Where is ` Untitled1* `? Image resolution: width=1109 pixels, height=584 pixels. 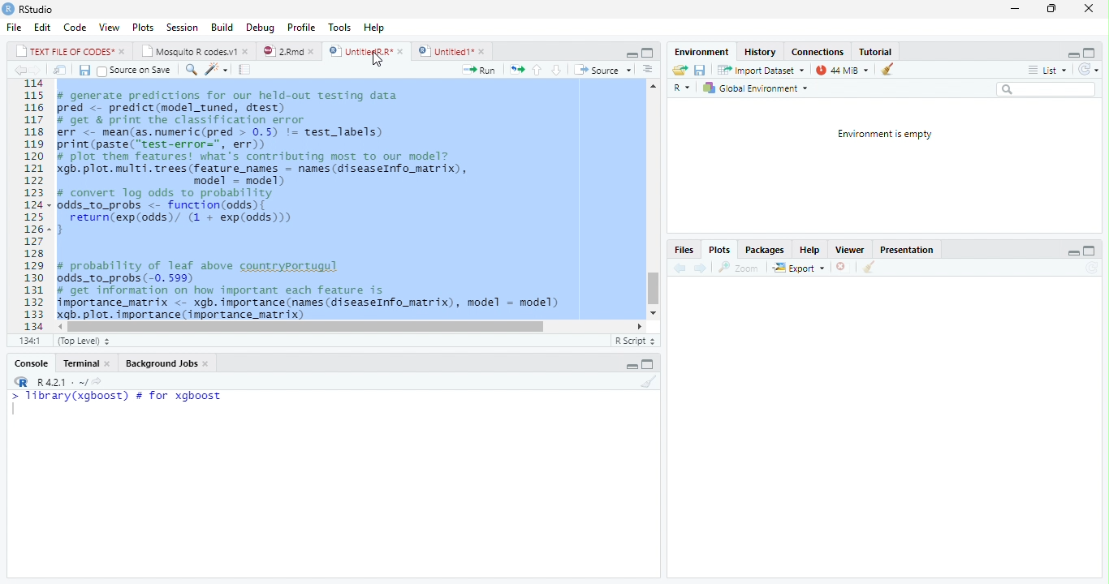
 Untitled1*  is located at coordinates (452, 50).